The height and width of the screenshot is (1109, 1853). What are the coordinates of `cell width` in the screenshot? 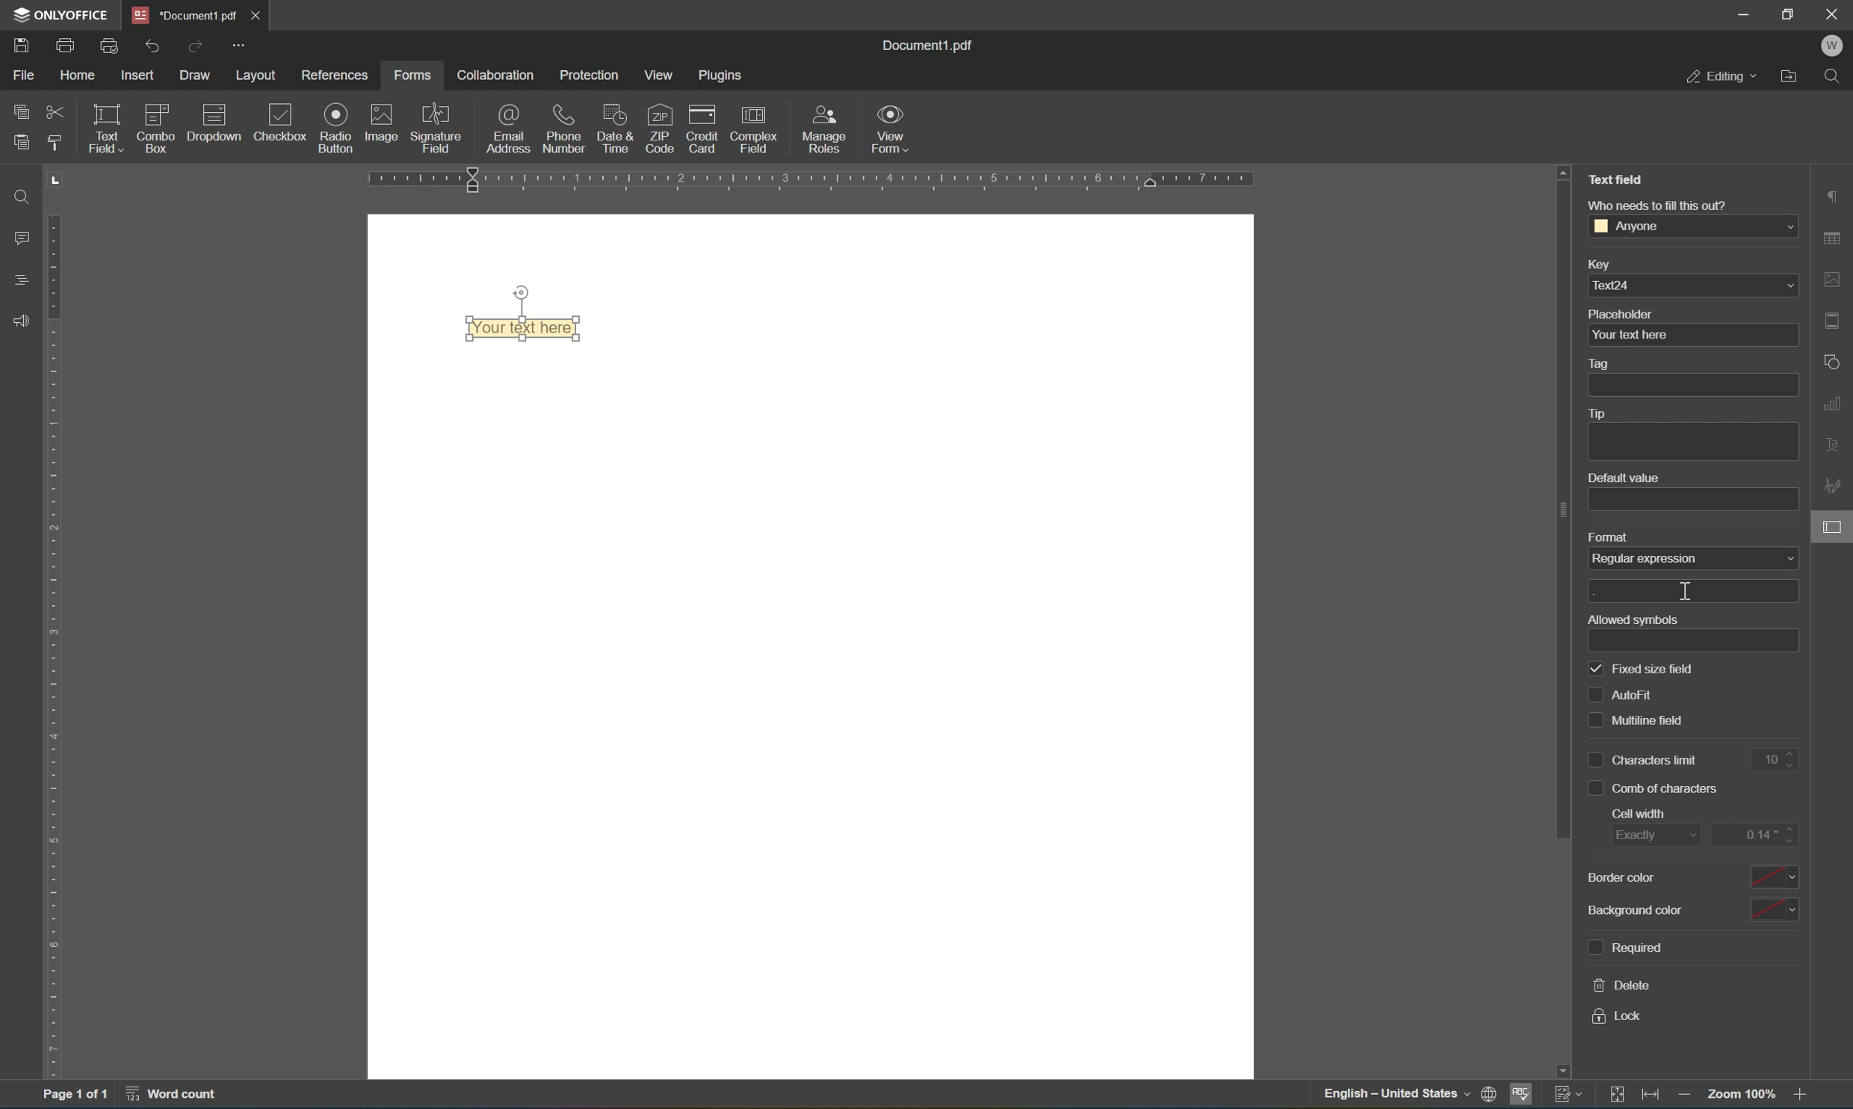 It's located at (1639, 813).